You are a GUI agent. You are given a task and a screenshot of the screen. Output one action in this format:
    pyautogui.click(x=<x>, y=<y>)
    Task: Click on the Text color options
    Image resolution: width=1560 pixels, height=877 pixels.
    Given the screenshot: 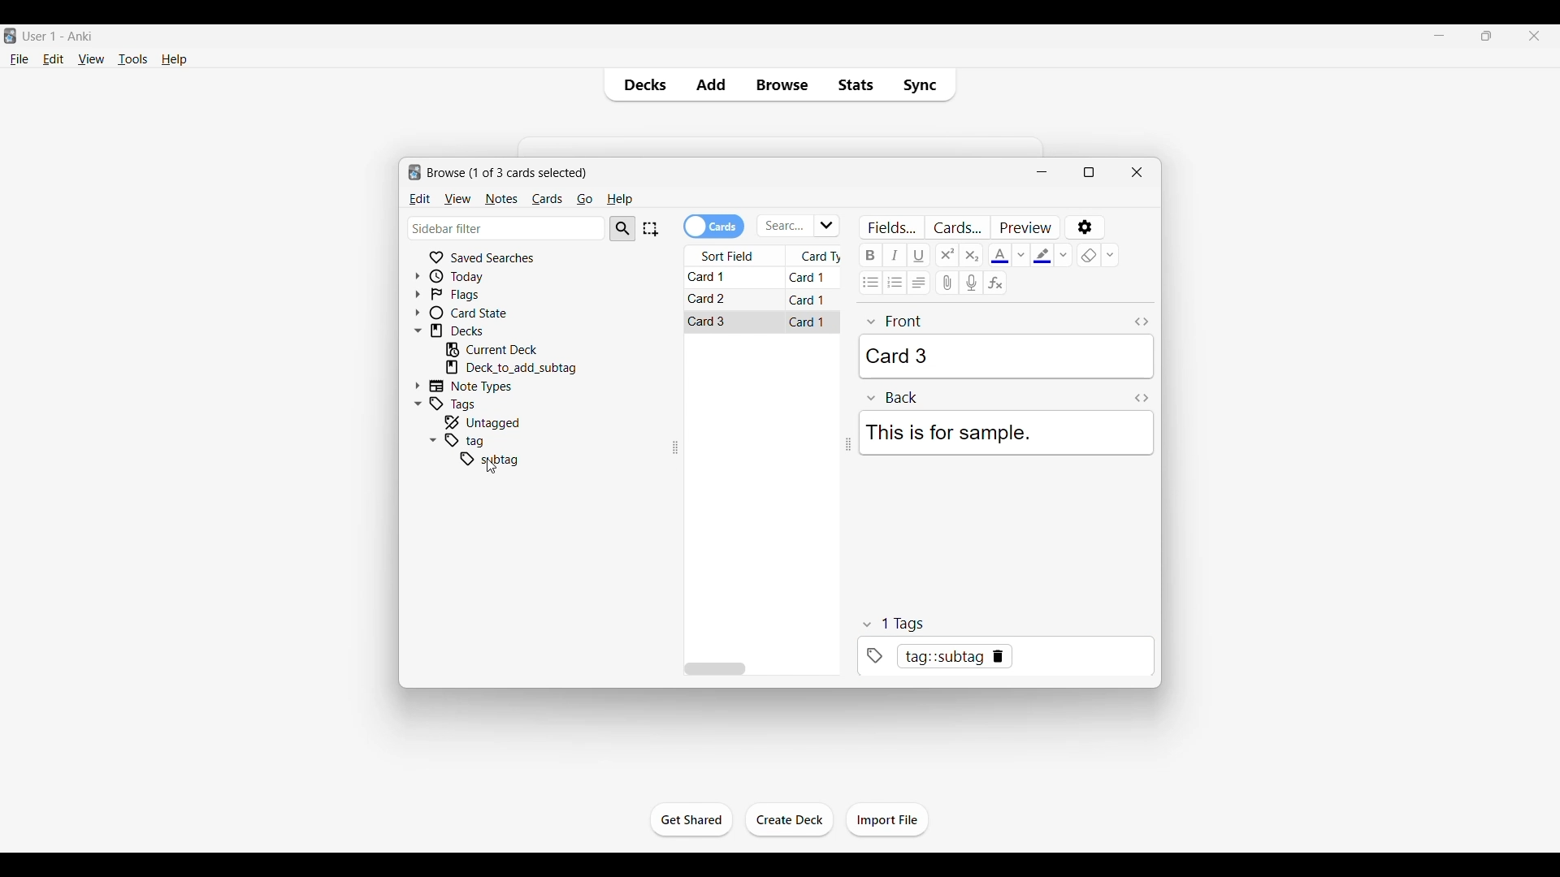 What is the action you would take?
    pyautogui.click(x=1020, y=255)
    